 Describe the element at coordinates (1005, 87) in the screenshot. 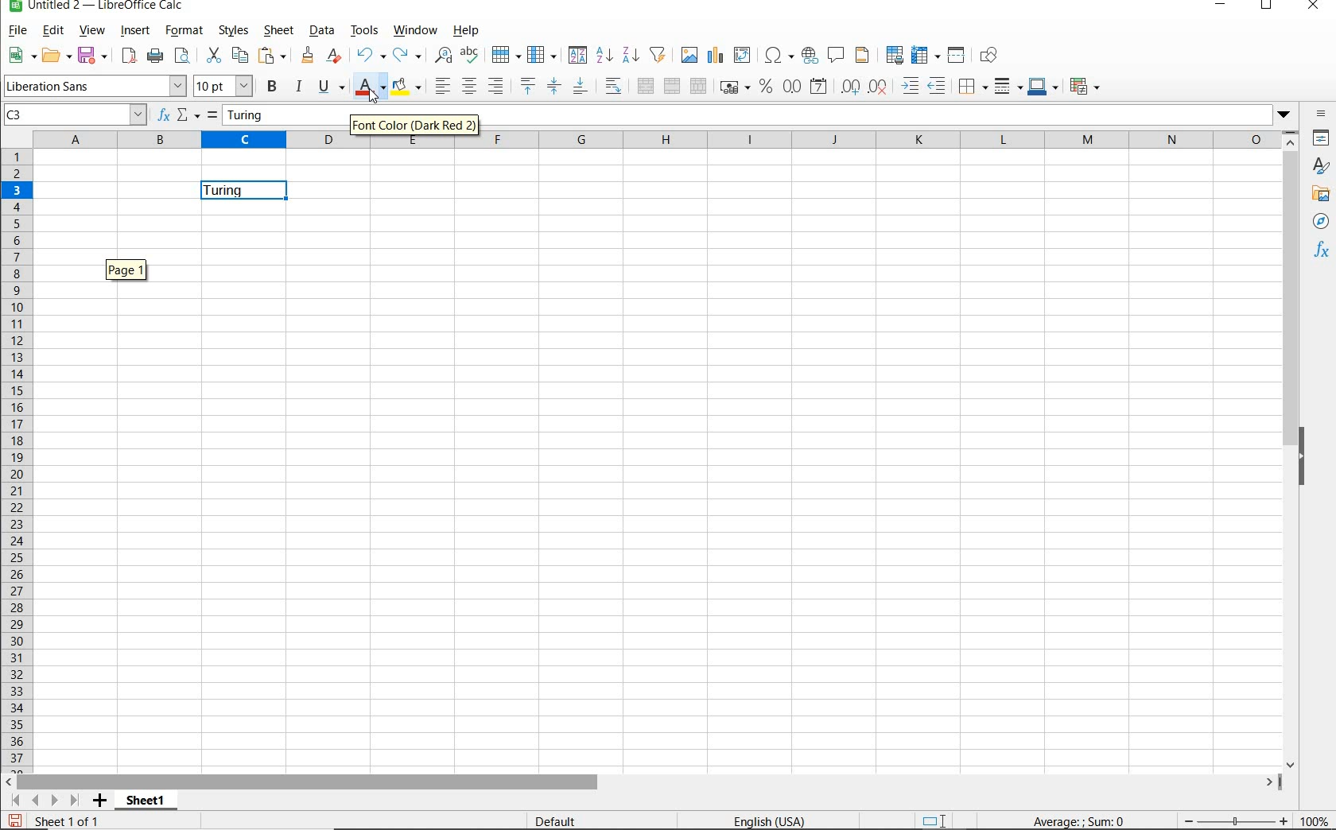

I see `BORDER STYLE` at that location.